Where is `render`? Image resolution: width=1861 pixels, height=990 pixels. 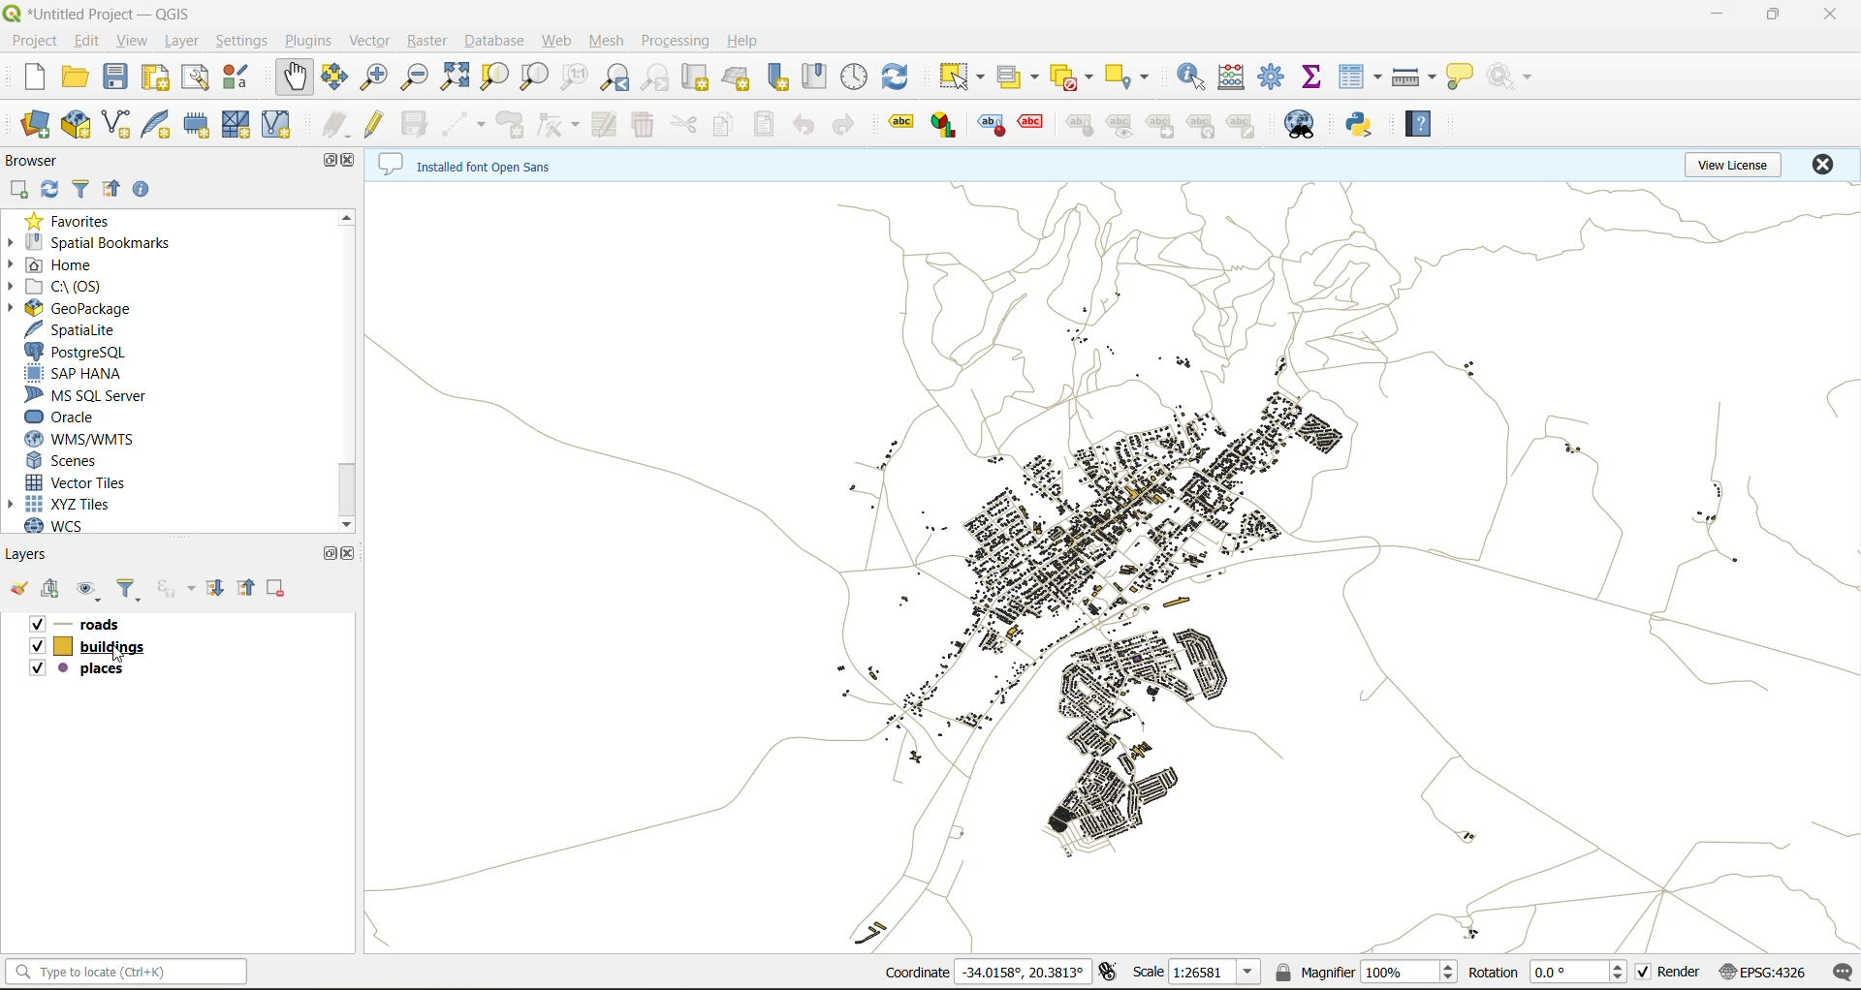 render is located at coordinates (1676, 974).